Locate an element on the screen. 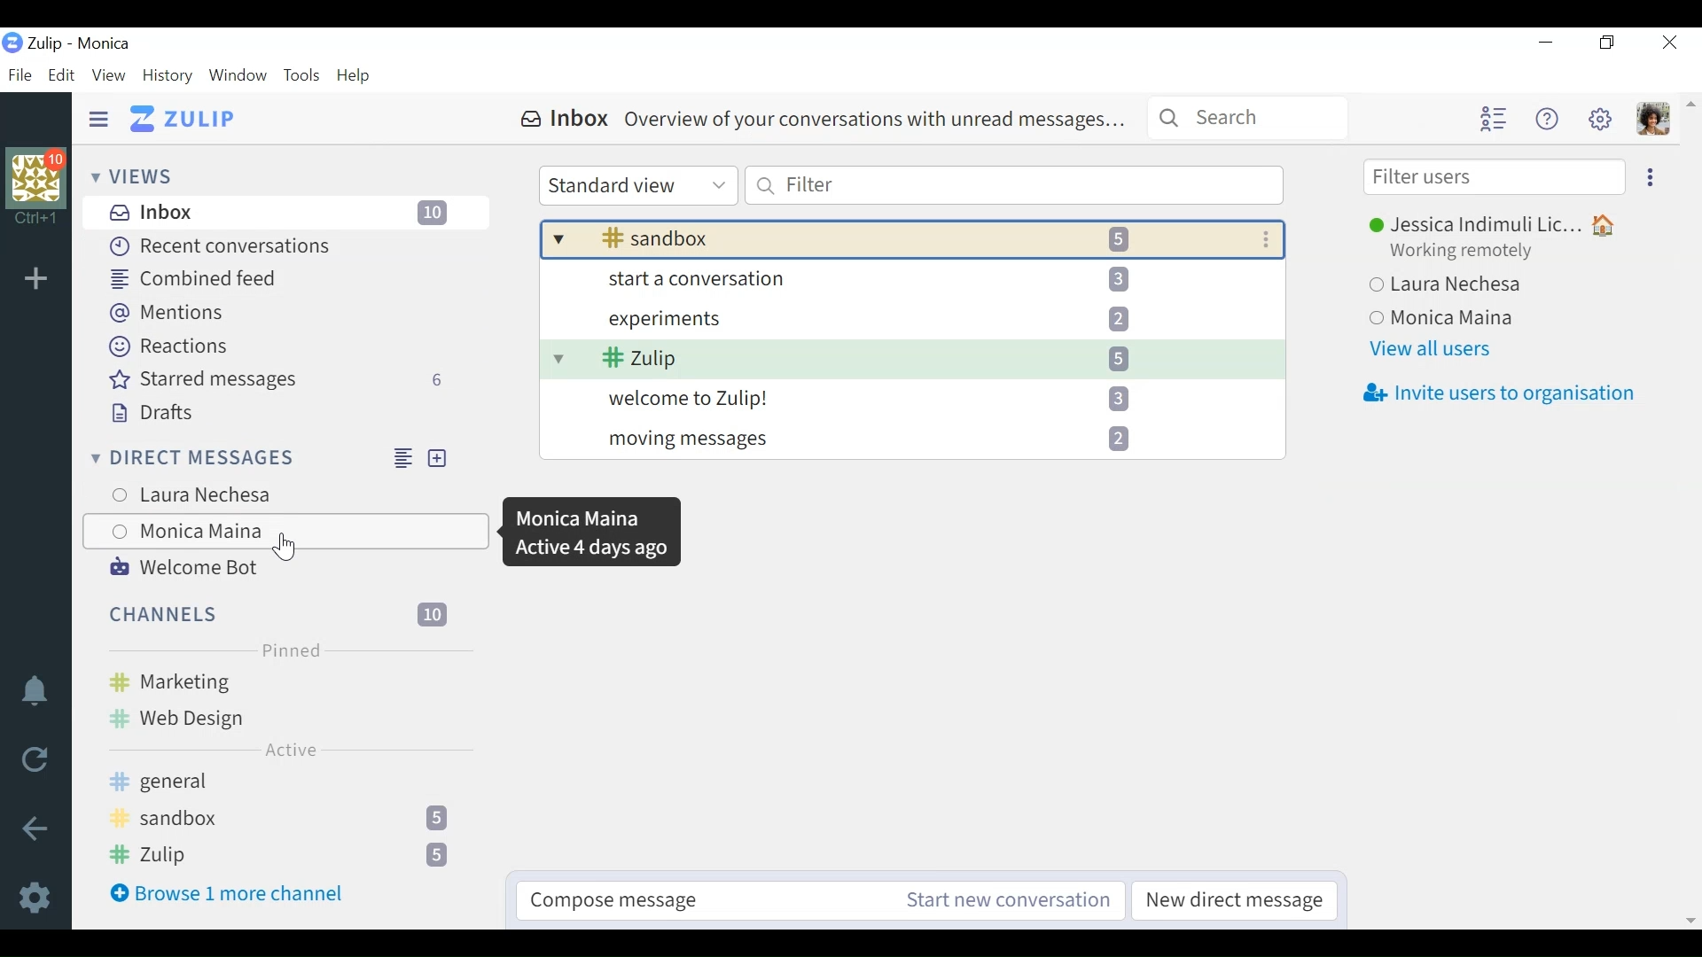 The width and height of the screenshot is (1702, 957). vertical scrollbar is located at coordinates (1690, 511).